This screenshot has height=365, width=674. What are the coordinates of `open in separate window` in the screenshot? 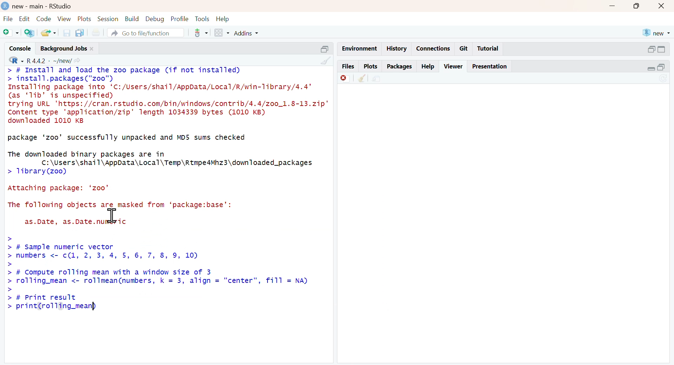 It's located at (325, 49).